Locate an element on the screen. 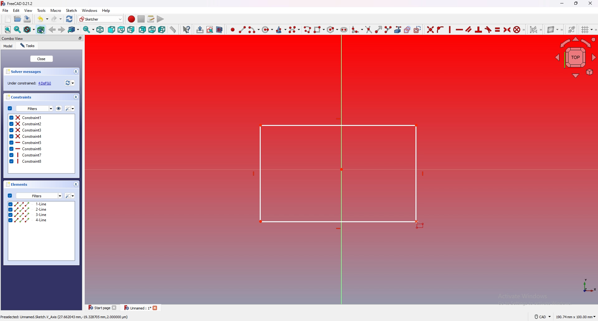 The width and height of the screenshot is (598, 321). create line is located at coordinates (243, 30).